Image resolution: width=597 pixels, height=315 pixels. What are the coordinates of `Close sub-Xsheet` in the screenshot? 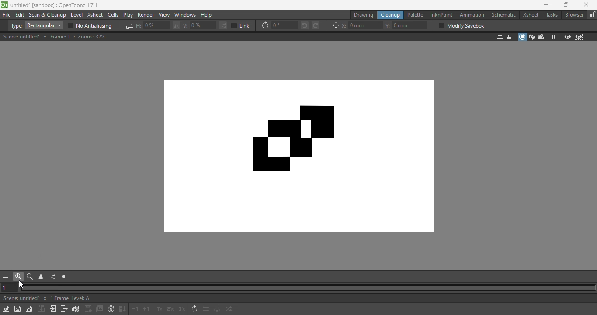 It's located at (63, 310).